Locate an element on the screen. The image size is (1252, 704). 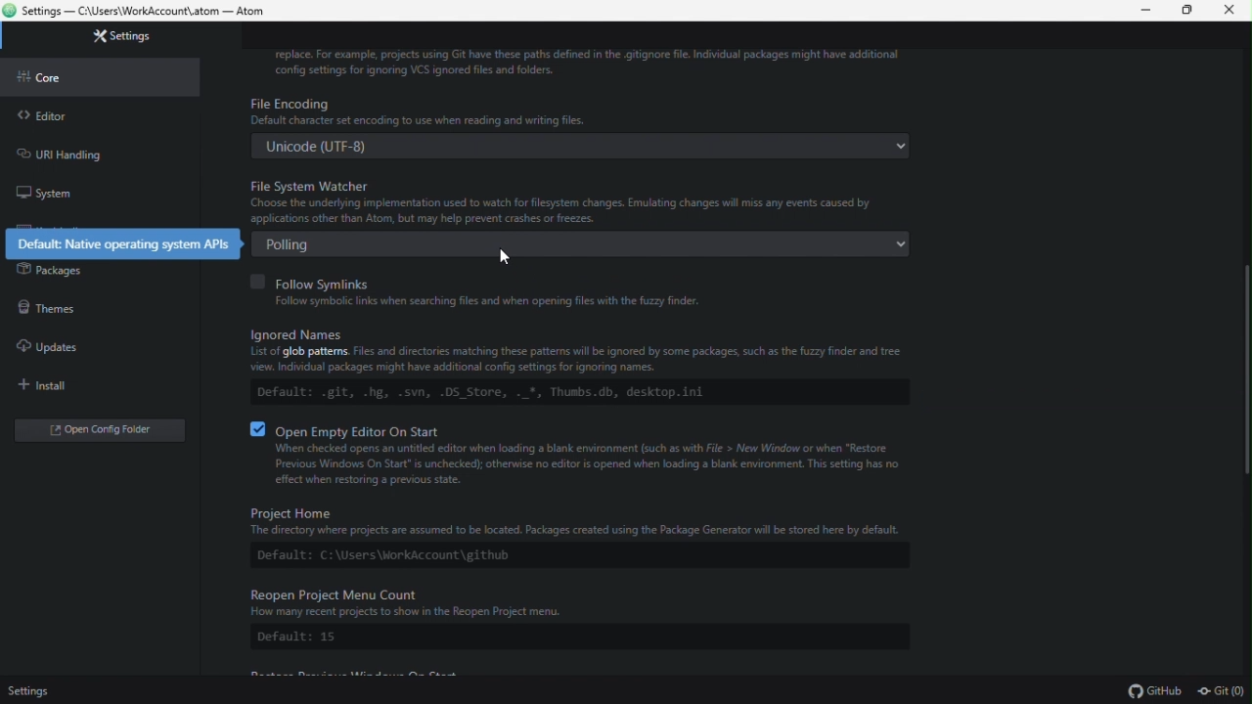
Packages is located at coordinates (92, 271).